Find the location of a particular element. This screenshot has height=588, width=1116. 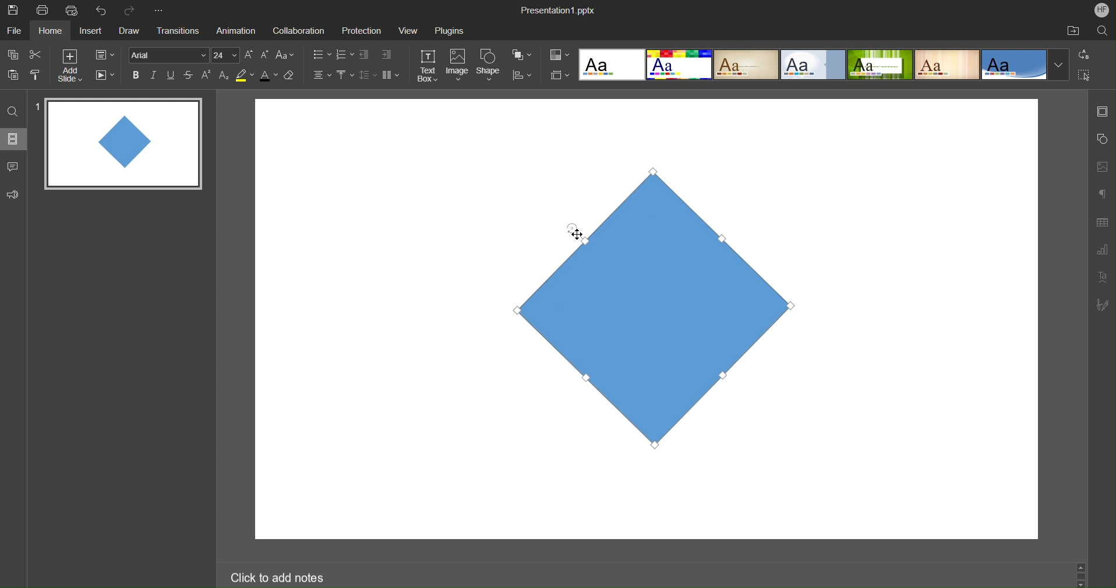

Slide Settings is located at coordinates (1103, 109).